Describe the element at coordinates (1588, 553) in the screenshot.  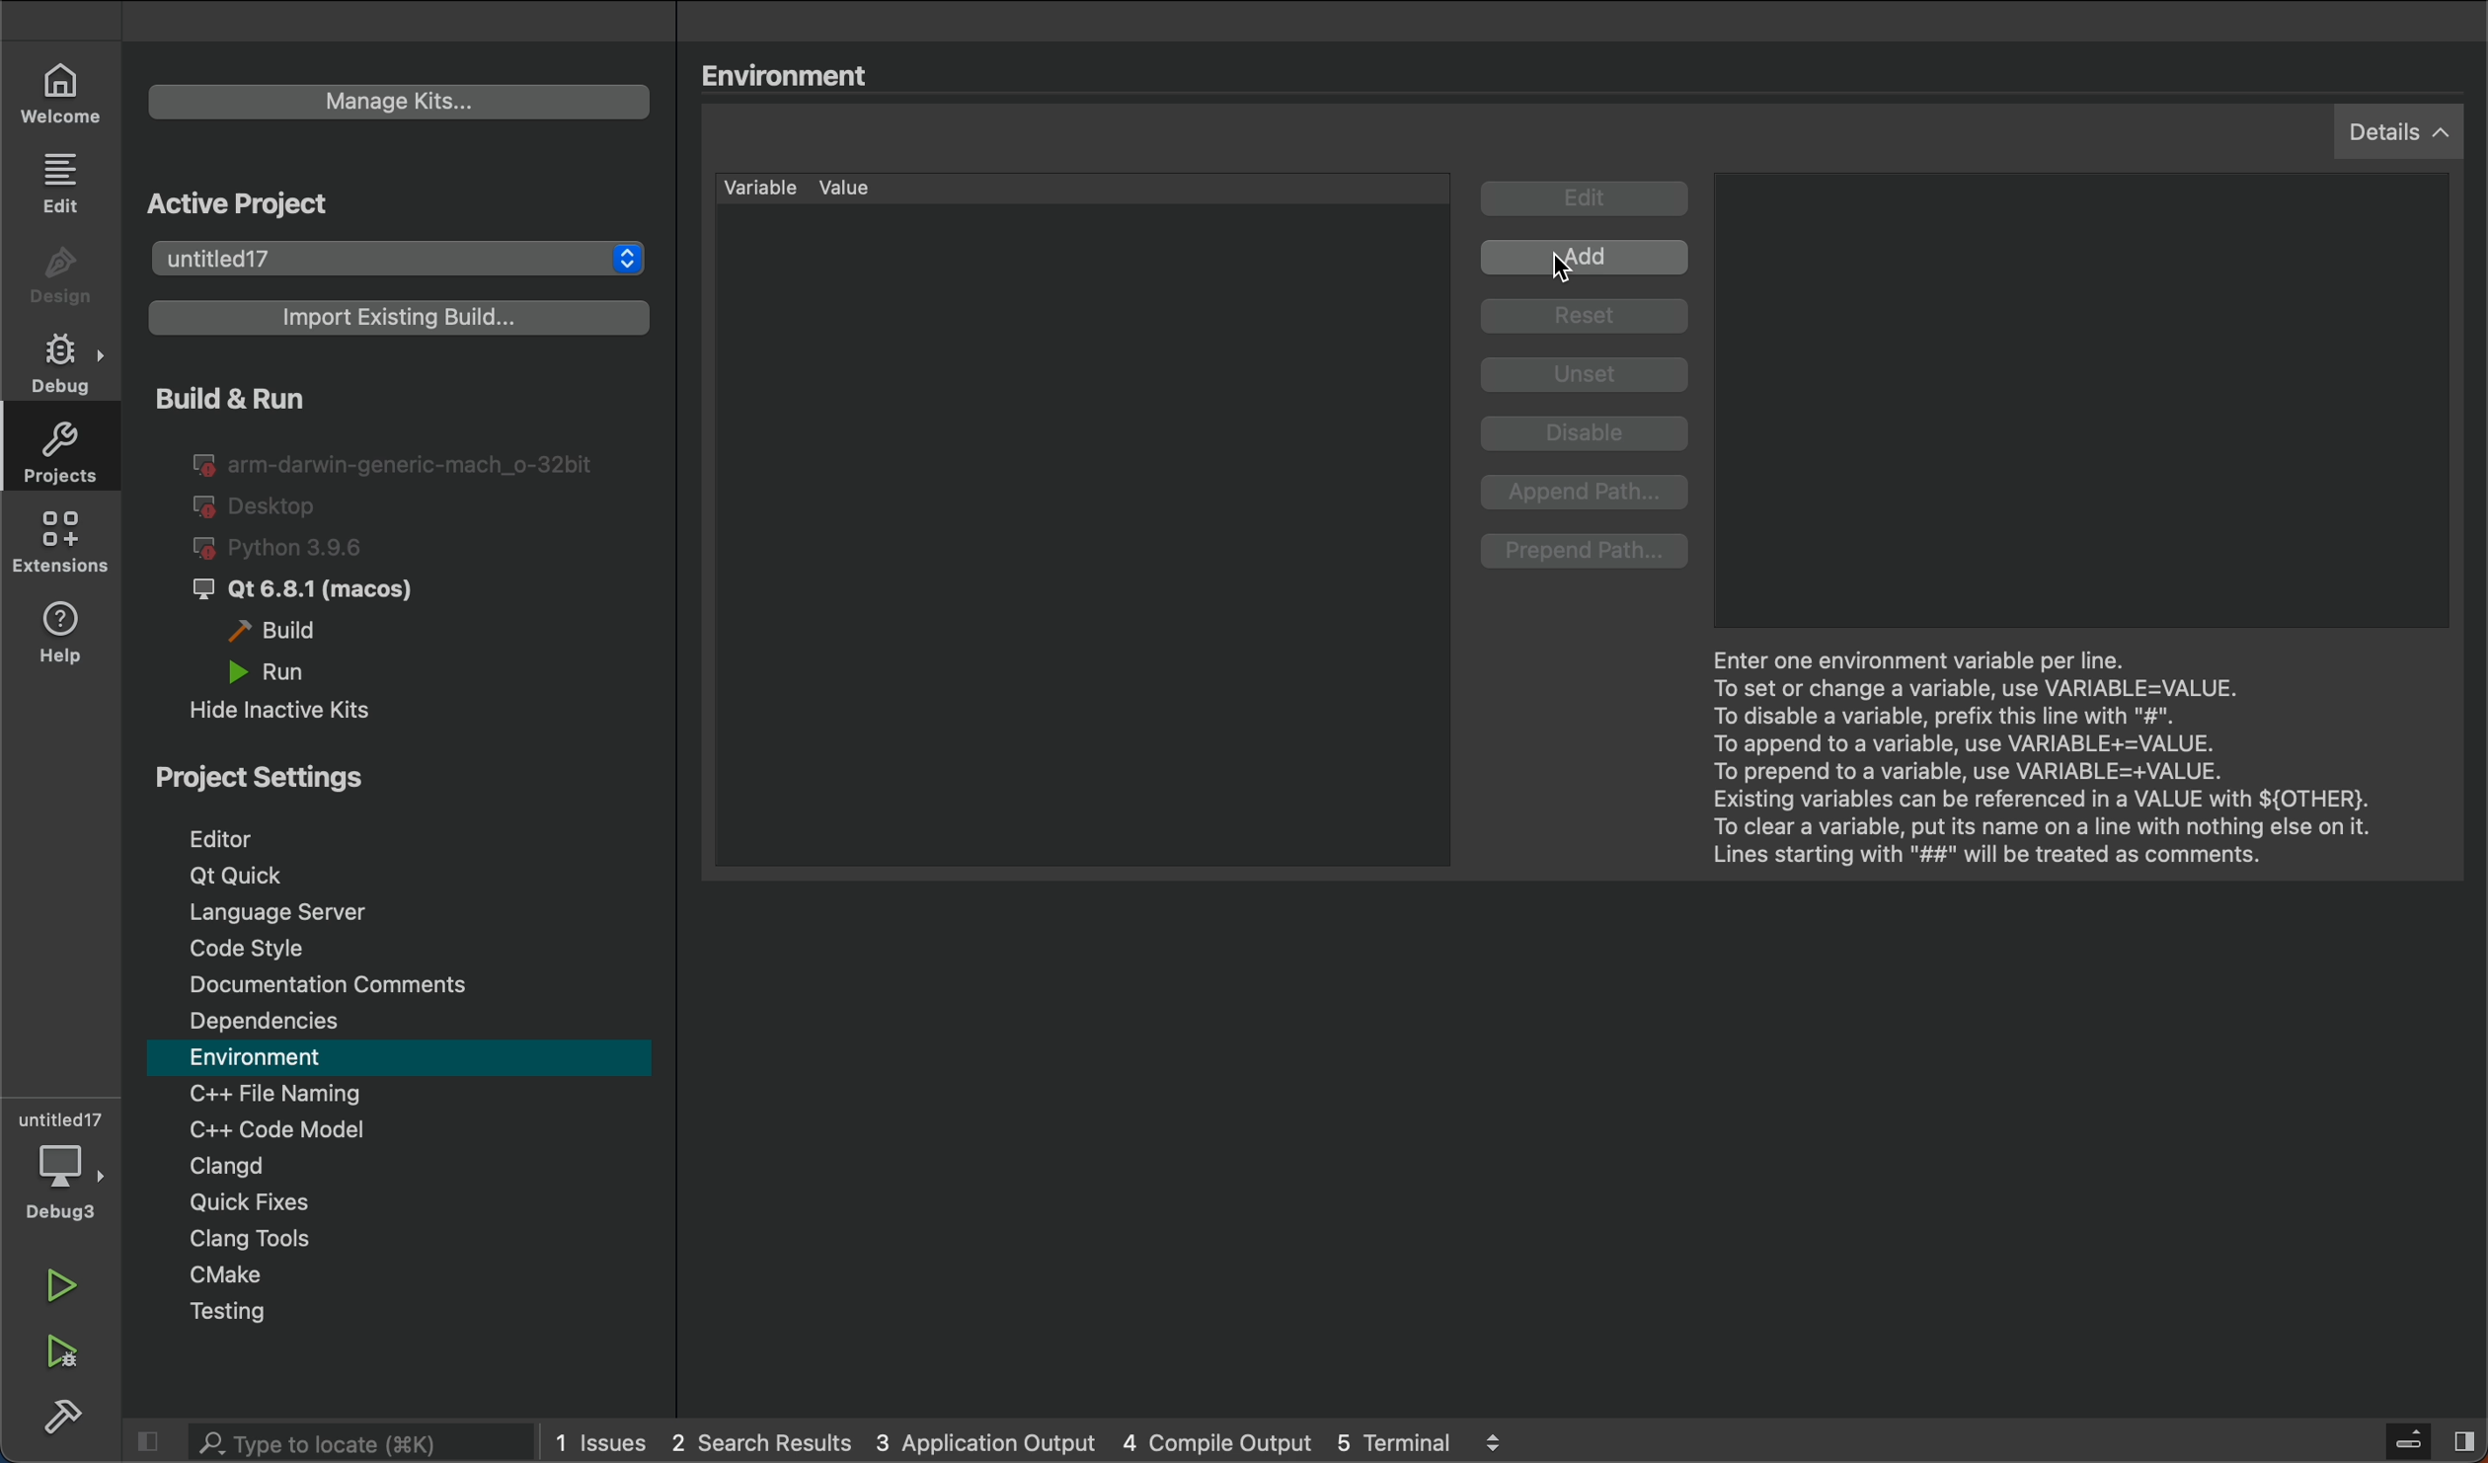
I see `prepend path` at that location.